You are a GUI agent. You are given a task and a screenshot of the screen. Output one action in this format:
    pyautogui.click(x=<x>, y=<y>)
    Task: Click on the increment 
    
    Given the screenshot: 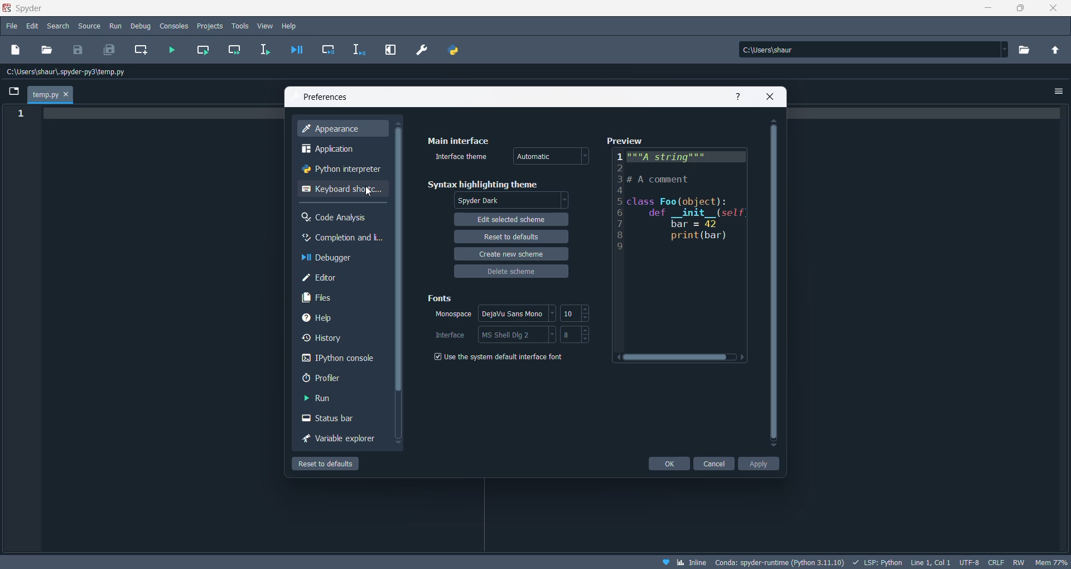 What is the action you would take?
    pyautogui.click(x=587, y=331)
    